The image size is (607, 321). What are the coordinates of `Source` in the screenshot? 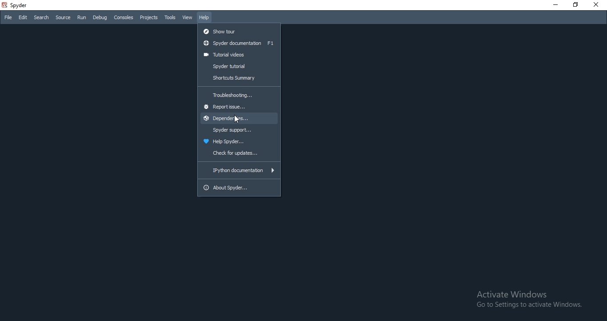 It's located at (63, 18).